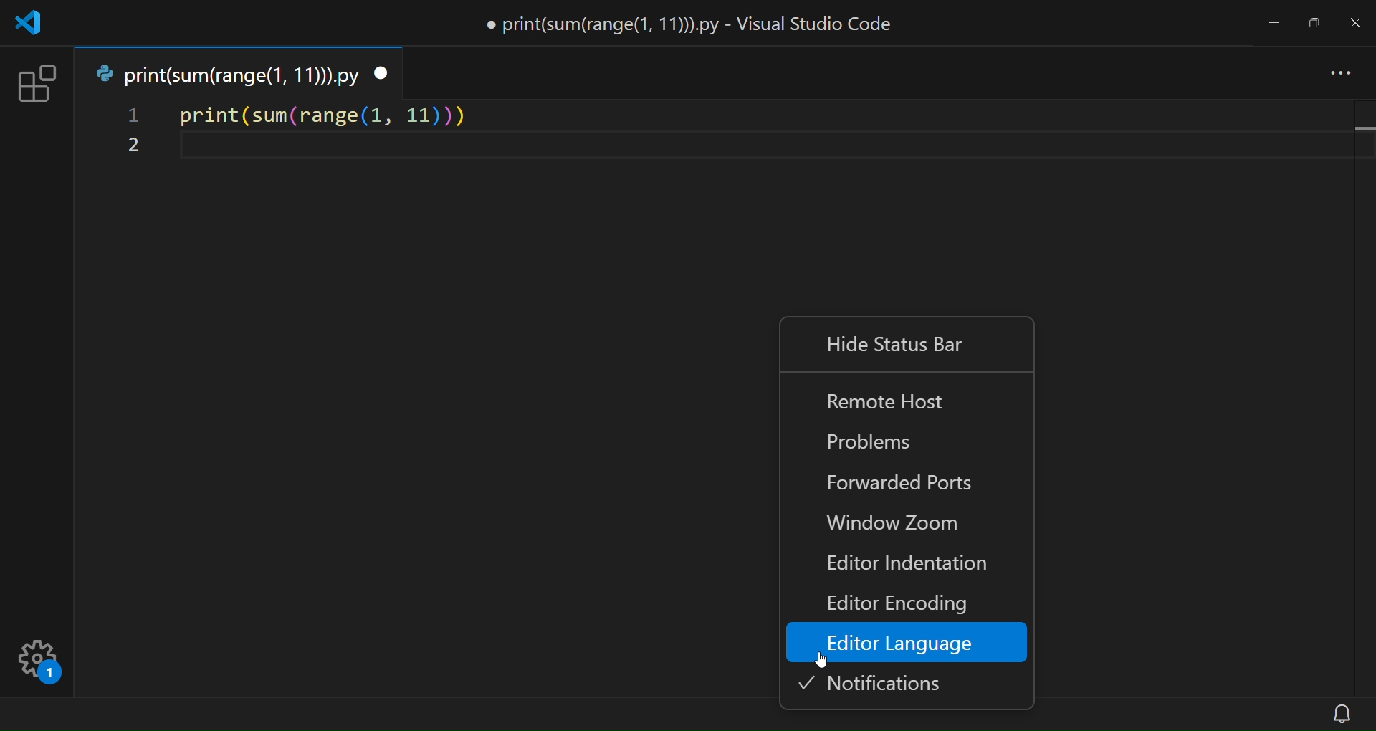  What do you see at coordinates (889, 683) in the screenshot?
I see `notifications` at bounding box center [889, 683].